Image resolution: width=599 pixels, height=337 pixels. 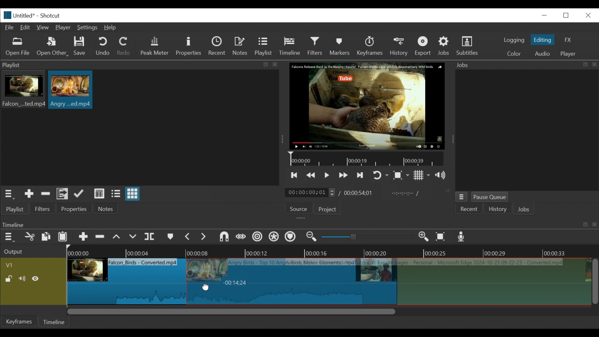 What do you see at coordinates (10, 193) in the screenshot?
I see `playlist menu` at bounding box center [10, 193].